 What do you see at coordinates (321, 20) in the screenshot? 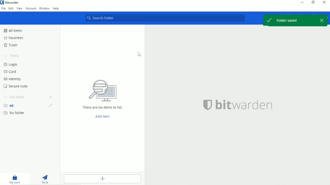
I see `close popup` at bounding box center [321, 20].